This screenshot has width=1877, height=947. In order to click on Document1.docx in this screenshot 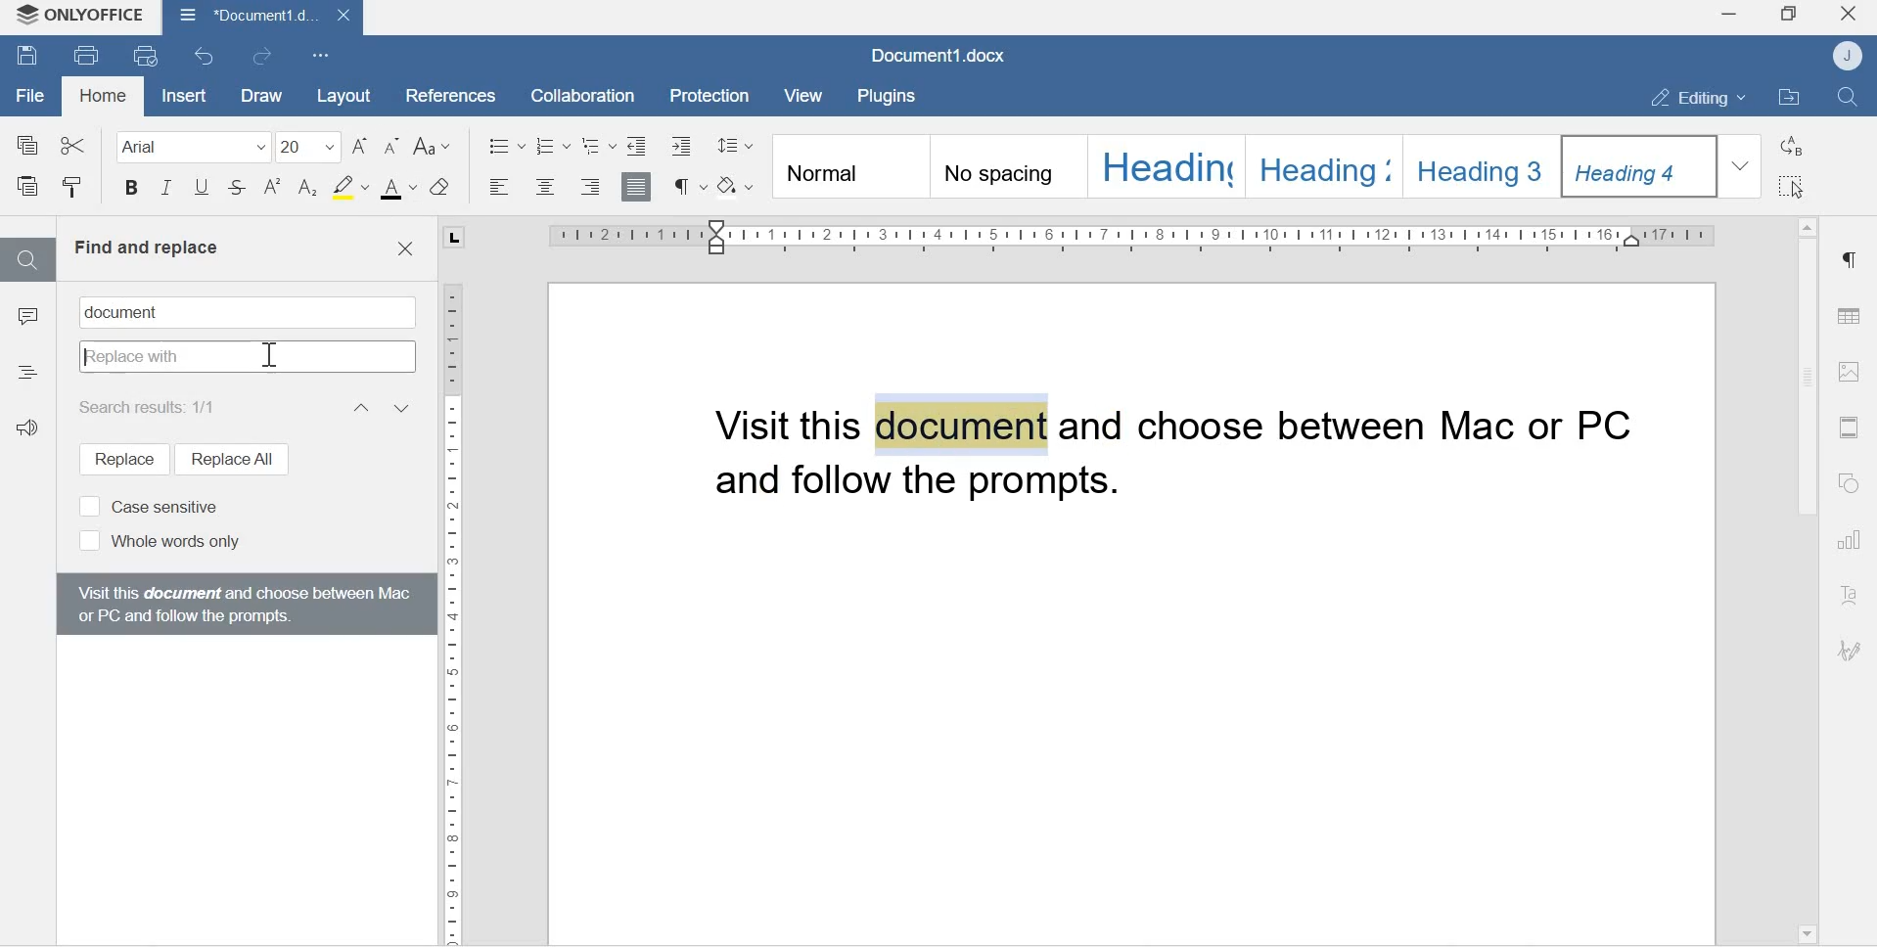, I will do `click(942, 57)`.